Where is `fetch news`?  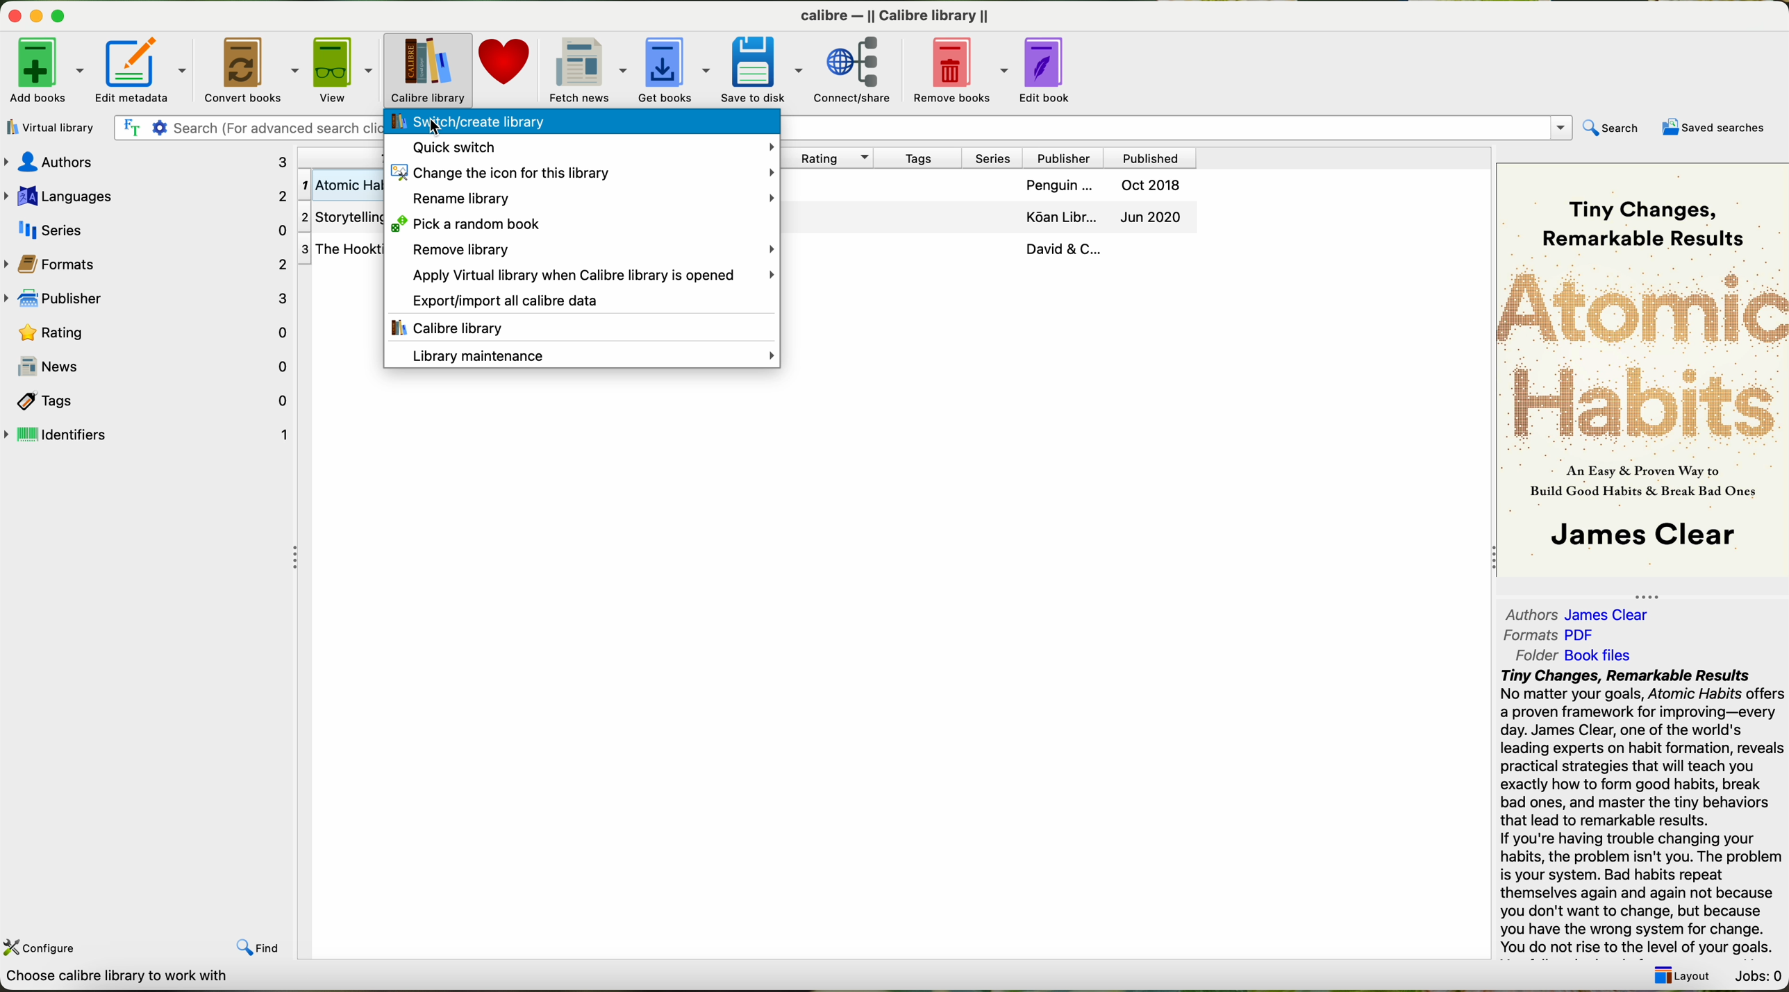
fetch news is located at coordinates (585, 69).